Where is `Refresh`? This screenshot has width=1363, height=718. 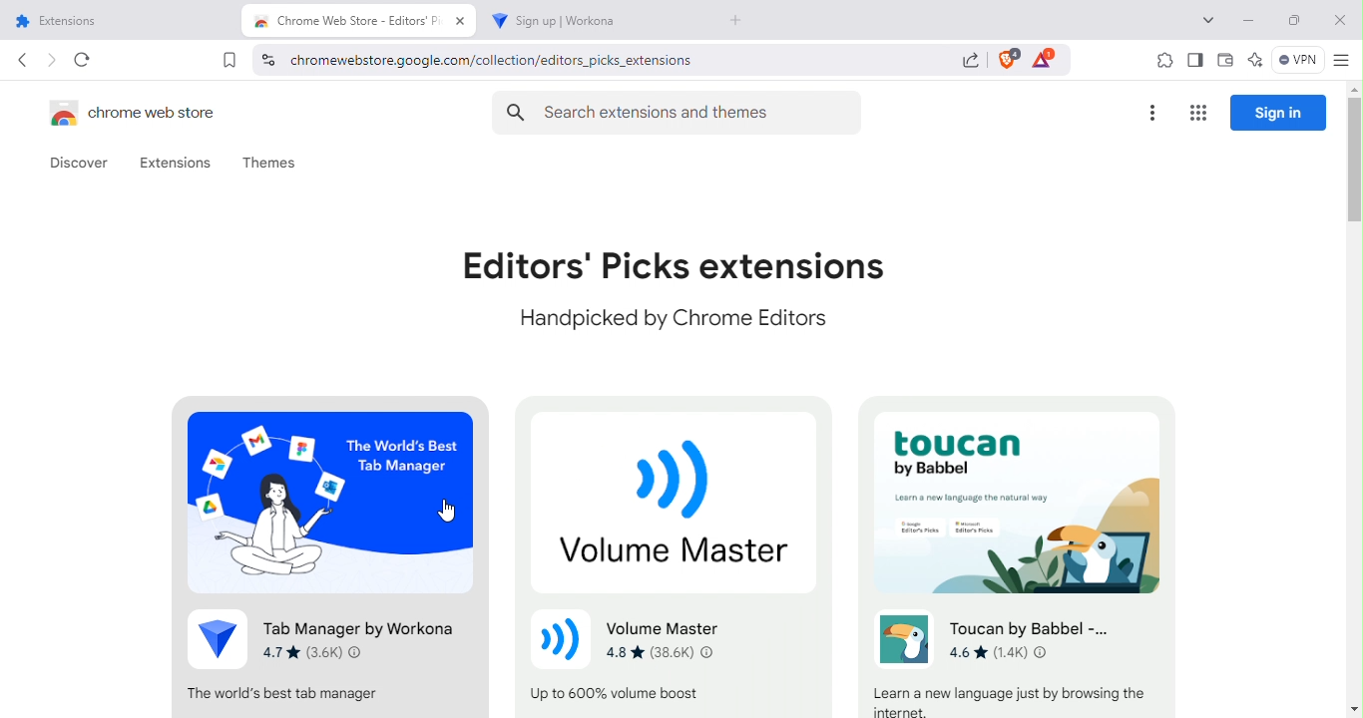
Refresh is located at coordinates (85, 60).